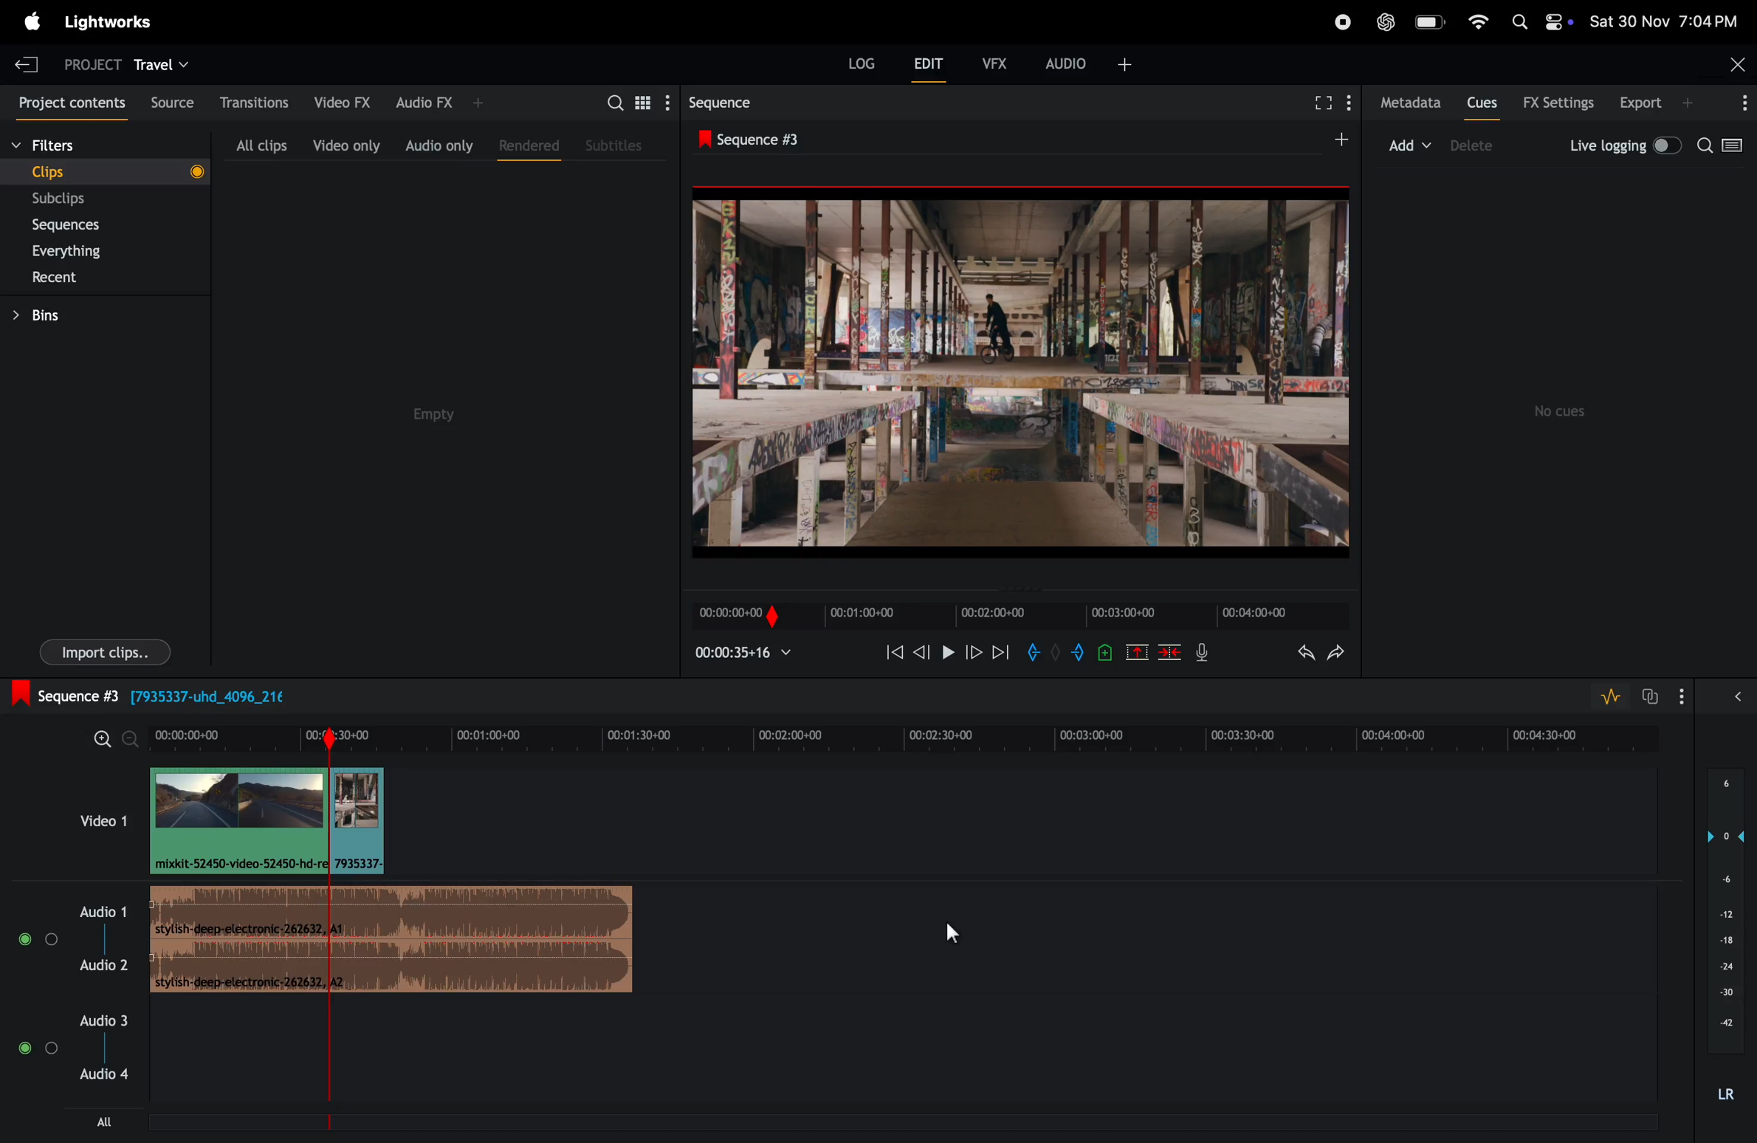  What do you see at coordinates (973, 654) in the screenshot?
I see `forward` at bounding box center [973, 654].